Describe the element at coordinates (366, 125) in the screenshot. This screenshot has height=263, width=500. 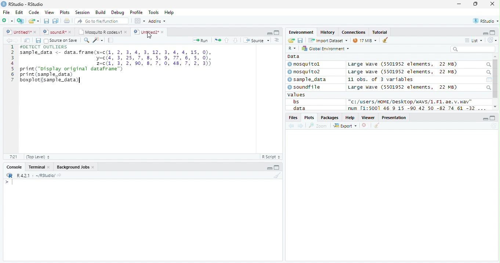
I see `delete file` at that location.